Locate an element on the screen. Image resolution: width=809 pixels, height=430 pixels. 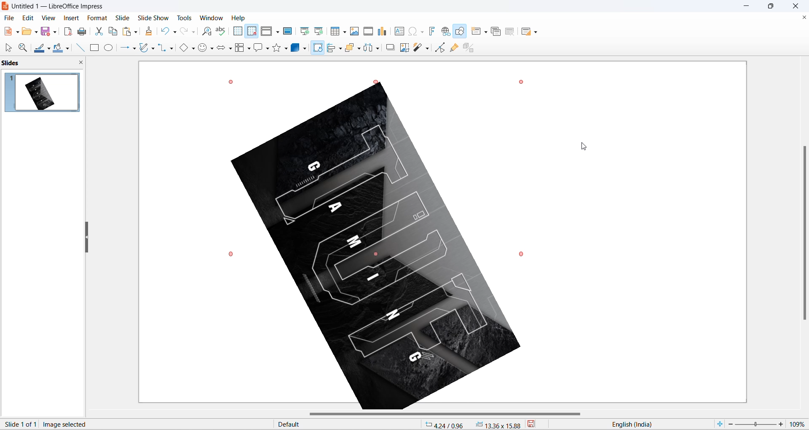
horizontal scroll bar is located at coordinates (447, 414).